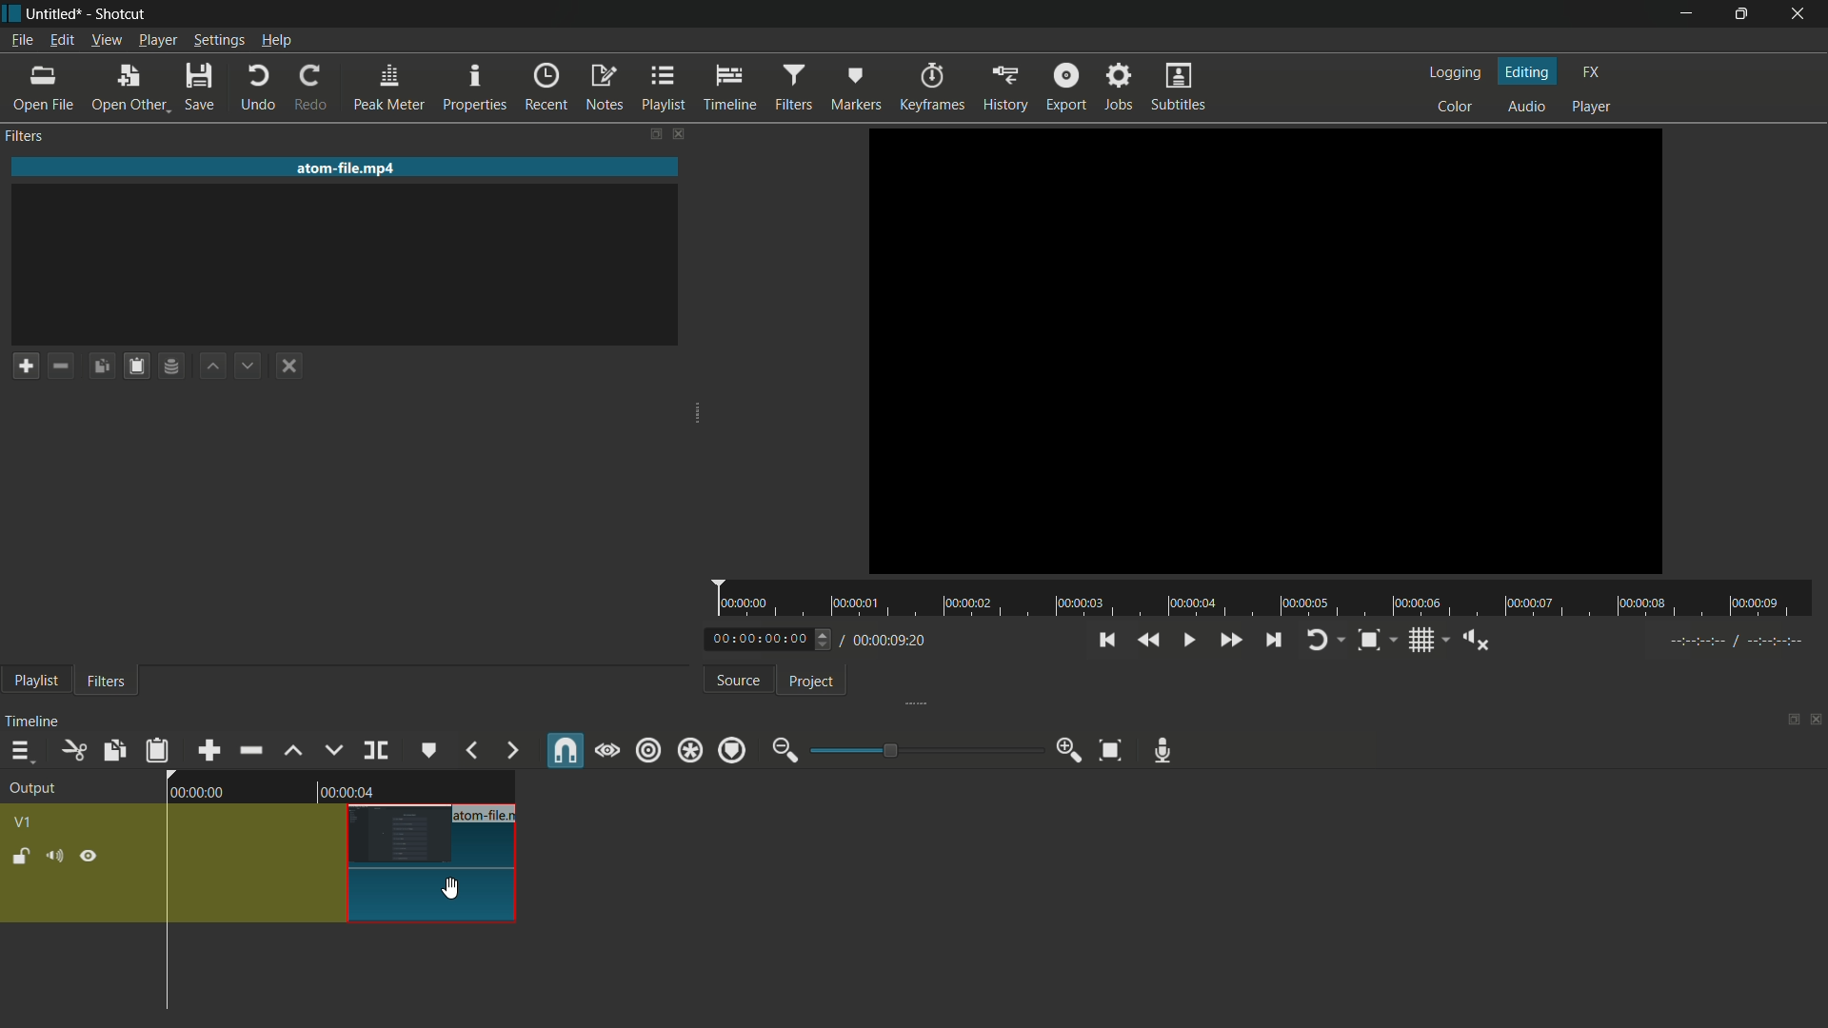  I want to click on v1, so click(28, 822).